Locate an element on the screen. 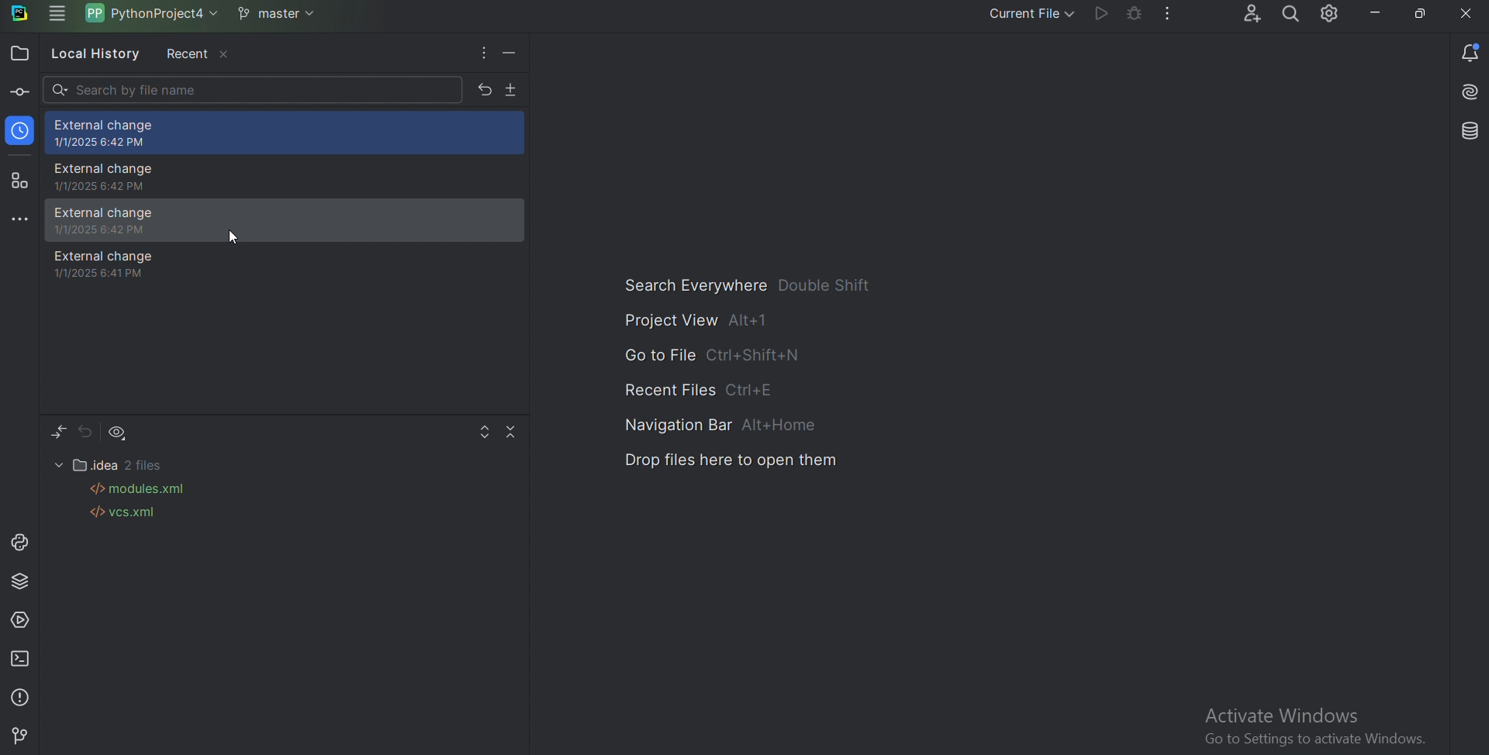 The width and height of the screenshot is (1489, 755). Git is located at coordinates (22, 735).